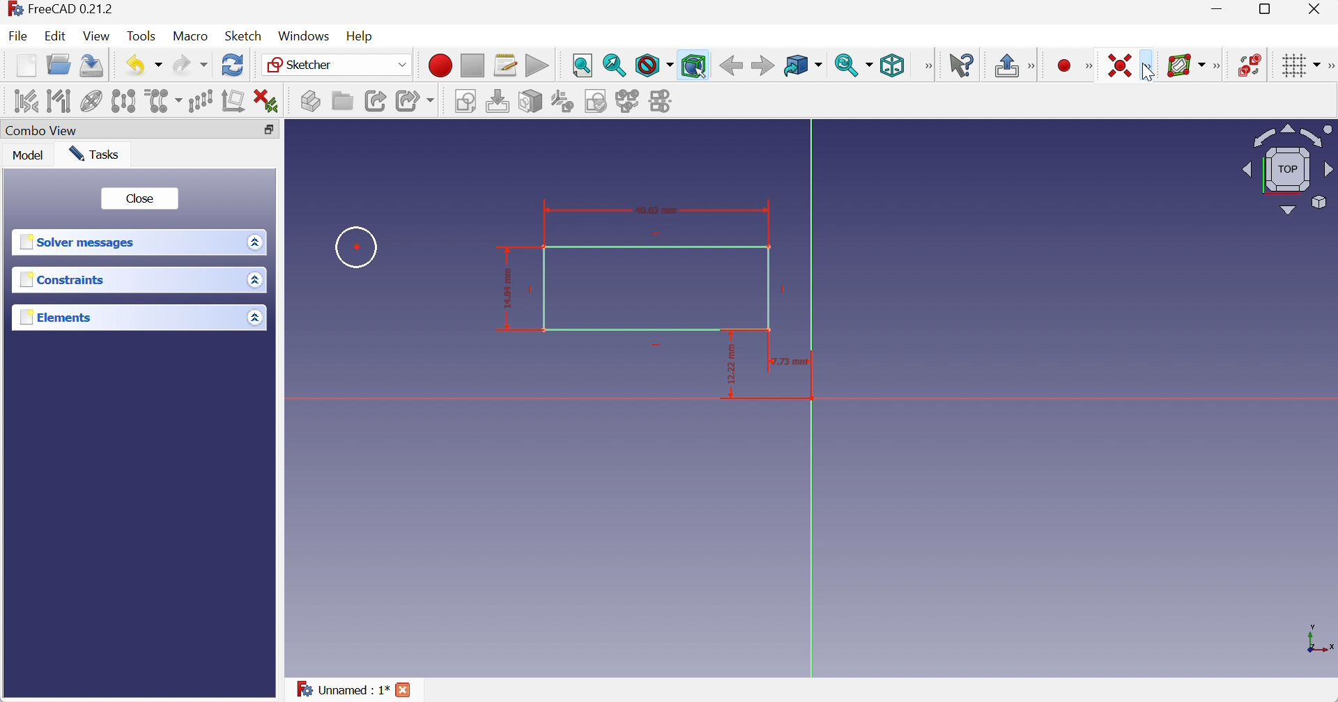 The width and height of the screenshot is (1338, 702). Describe the element at coordinates (1318, 637) in the screenshot. I see `x, y axis` at that location.